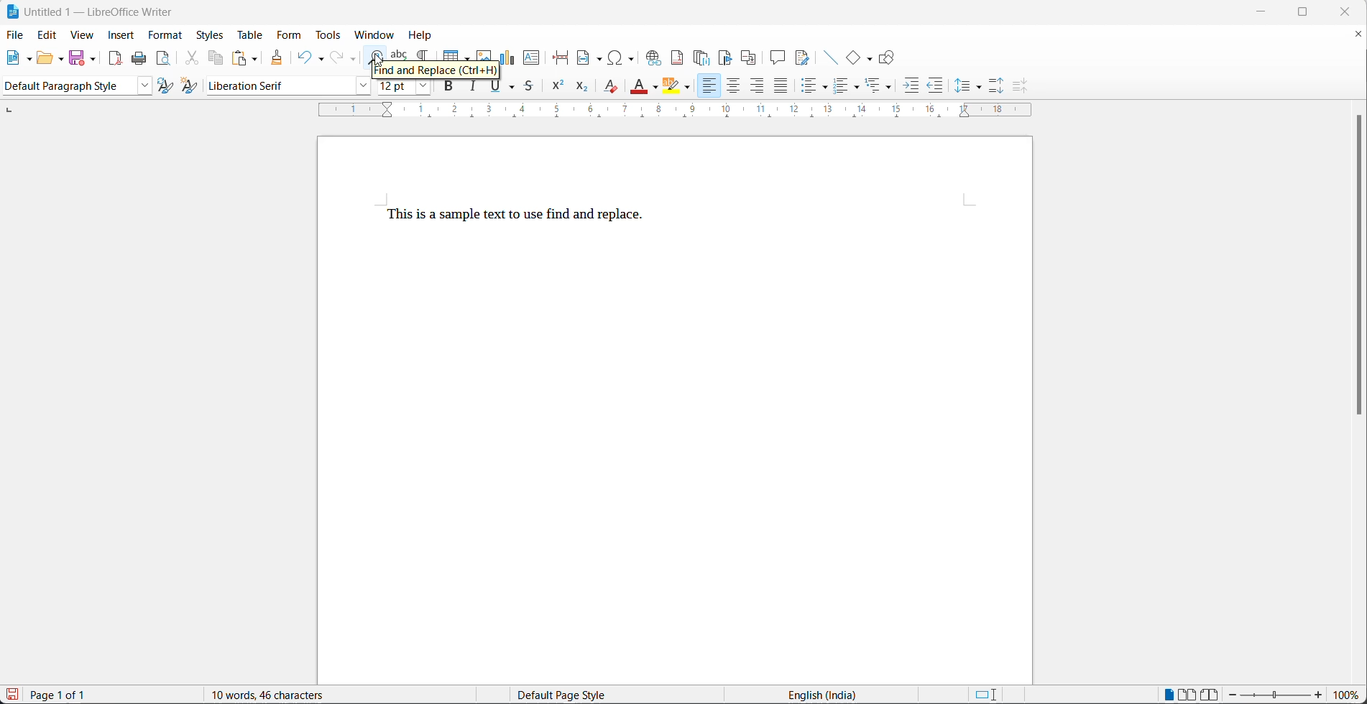 The width and height of the screenshot is (1367, 704). What do you see at coordinates (980, 88) in the screenshot?
I see `line spacing` at bounding box center [980, 88].